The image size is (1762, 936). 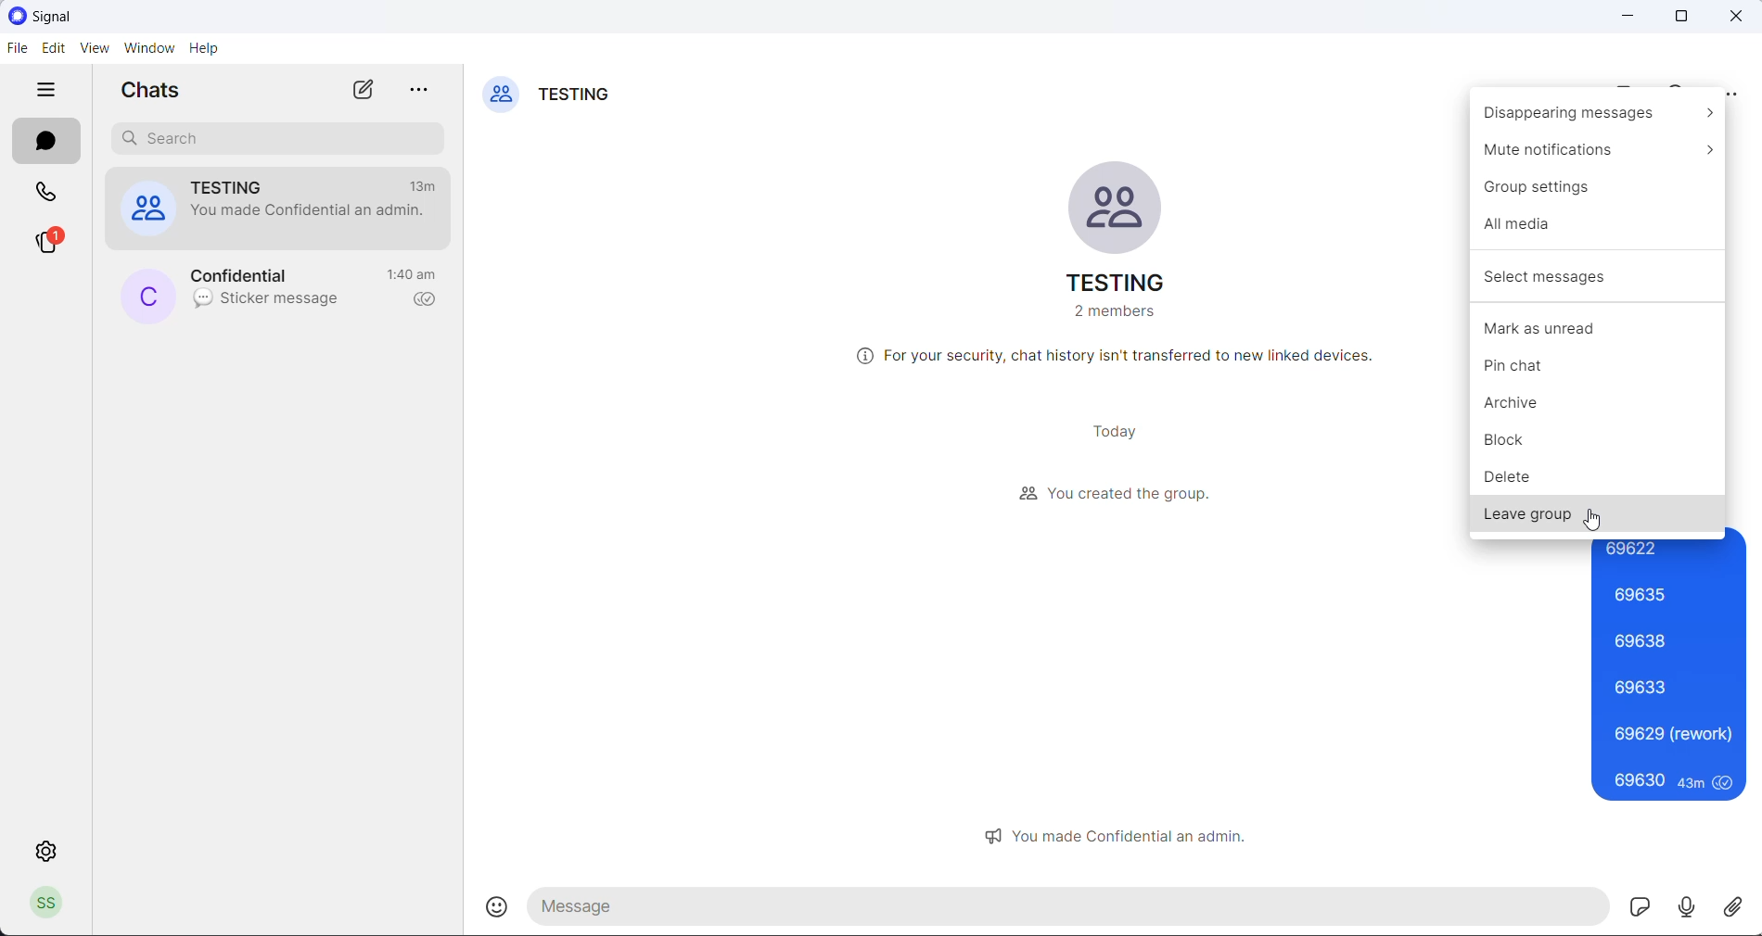 I want to click on mark as unread, so click(x=1599, y=329).